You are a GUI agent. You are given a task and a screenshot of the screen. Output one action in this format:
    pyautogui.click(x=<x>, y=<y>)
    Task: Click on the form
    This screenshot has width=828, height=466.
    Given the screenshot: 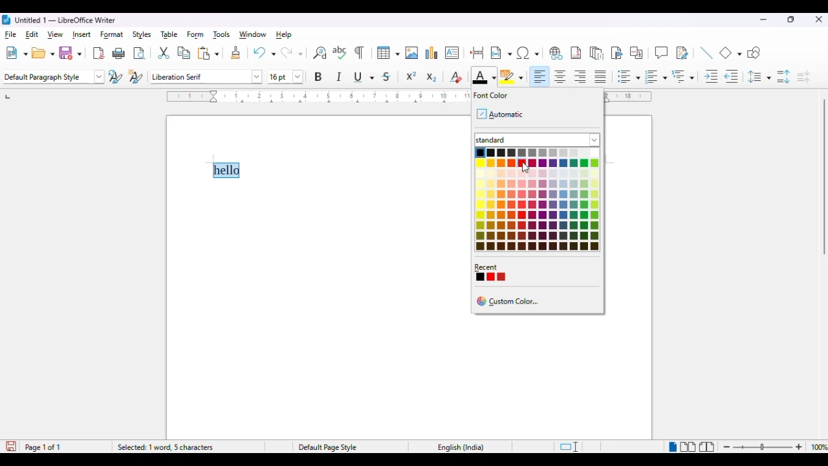 What is the action you would take?
    pyautogui.click(x=195, y=35)
    